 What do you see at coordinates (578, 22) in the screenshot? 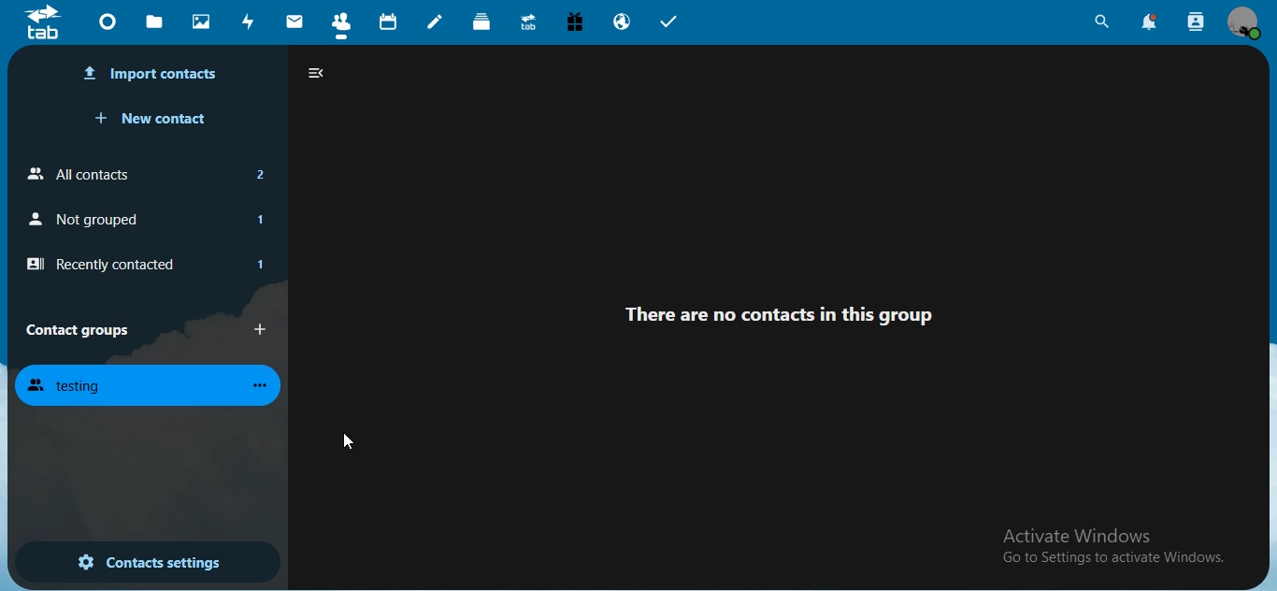
I see `free trial` at bounding box center [578, 22].